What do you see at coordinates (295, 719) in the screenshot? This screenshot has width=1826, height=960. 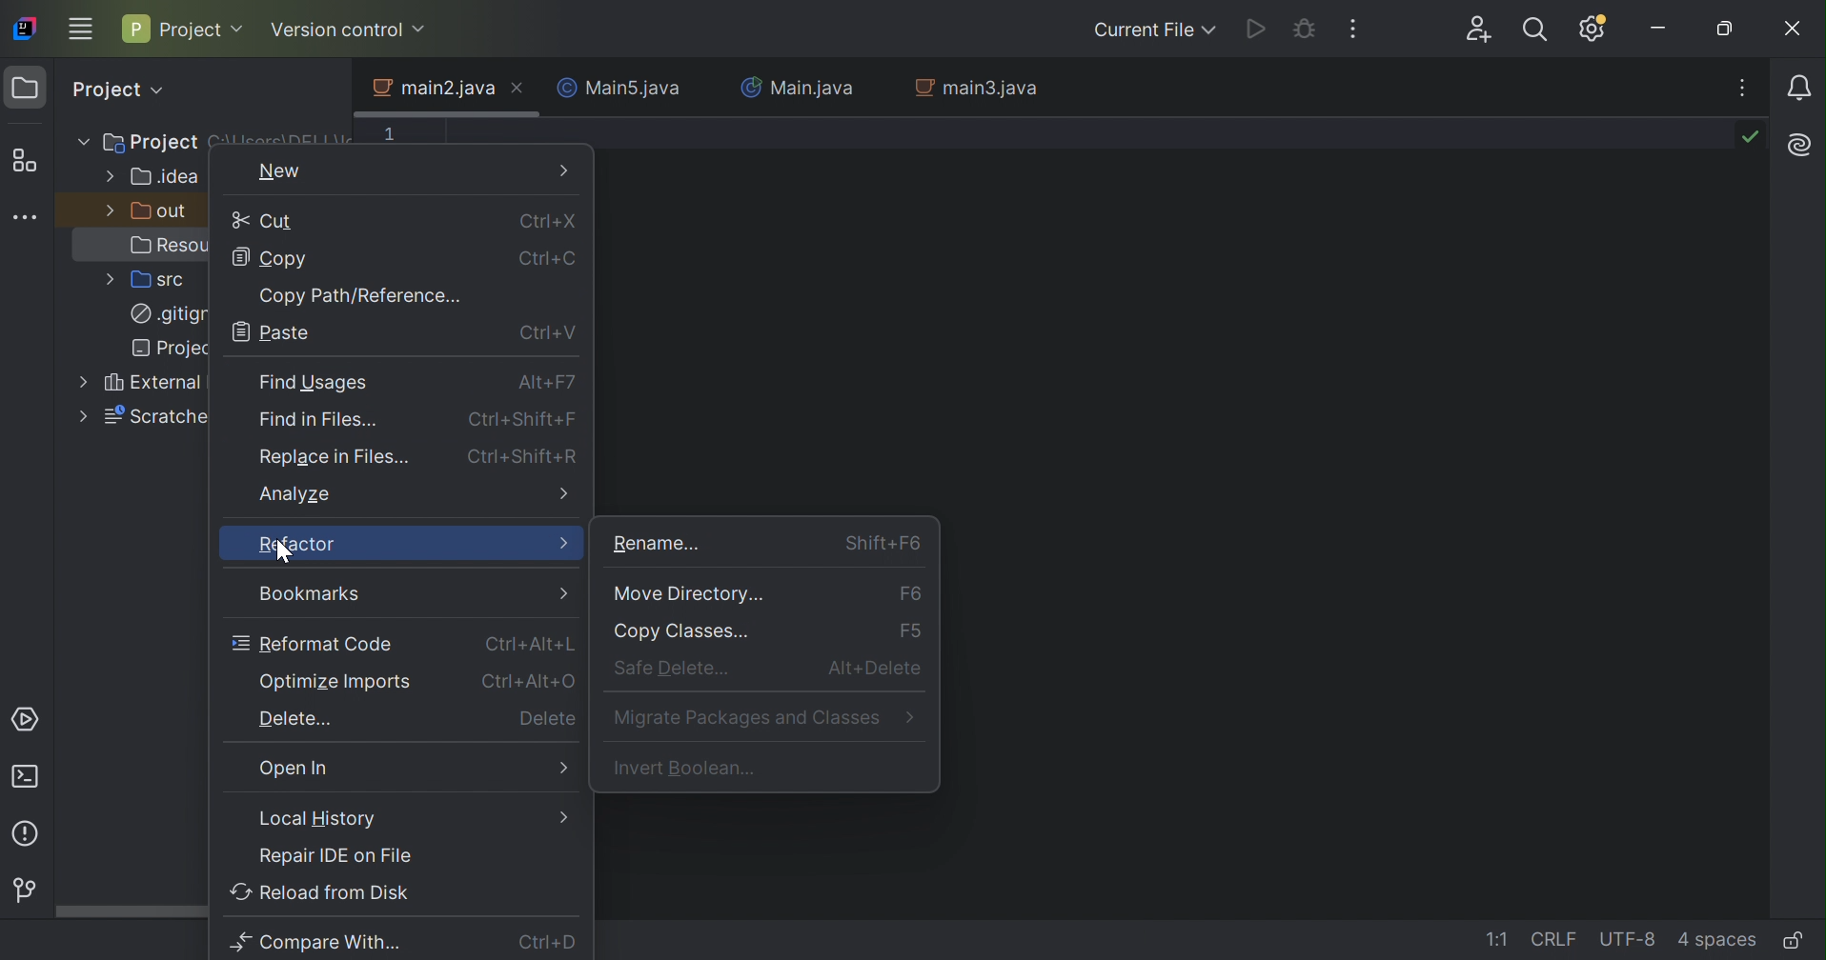 I see `Delete...` at bounding box center [295, 719].